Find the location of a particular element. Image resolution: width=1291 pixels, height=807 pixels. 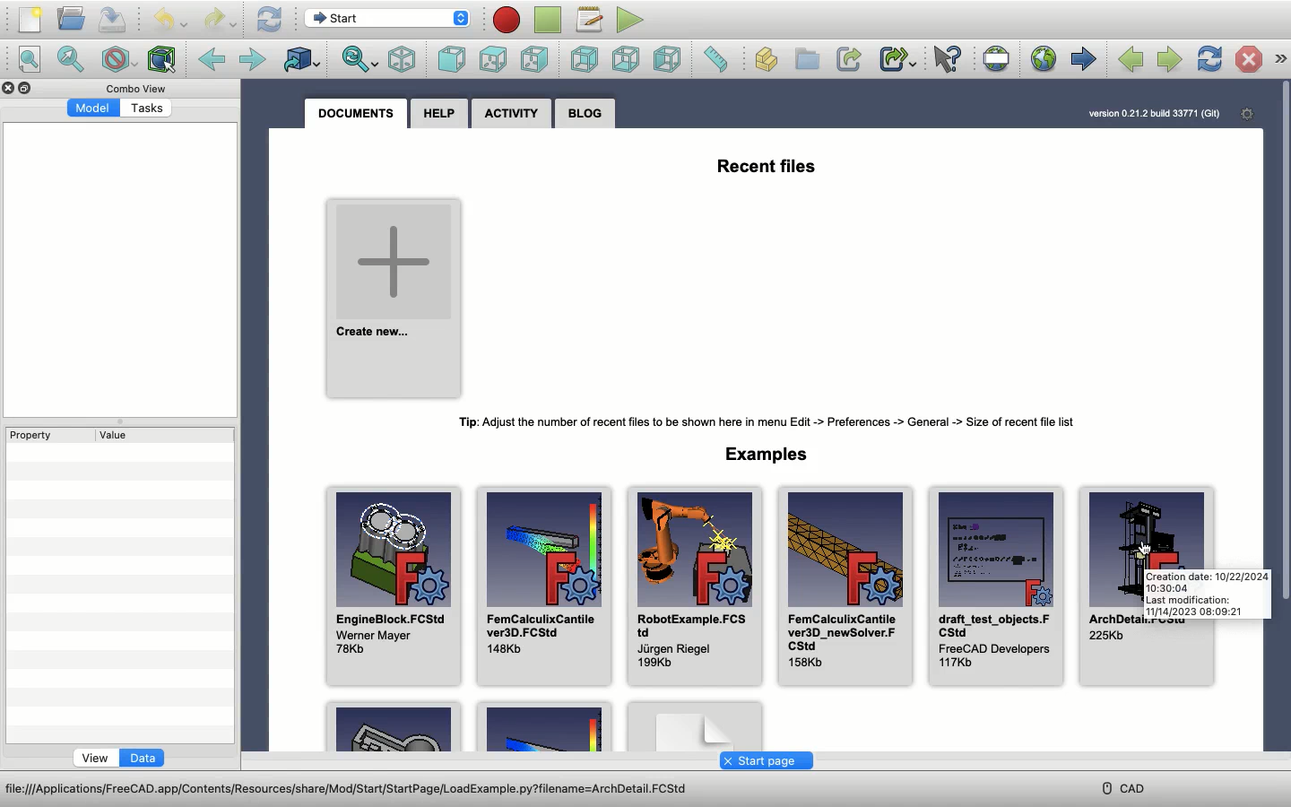

Blog is located at coordinates (585, 113).